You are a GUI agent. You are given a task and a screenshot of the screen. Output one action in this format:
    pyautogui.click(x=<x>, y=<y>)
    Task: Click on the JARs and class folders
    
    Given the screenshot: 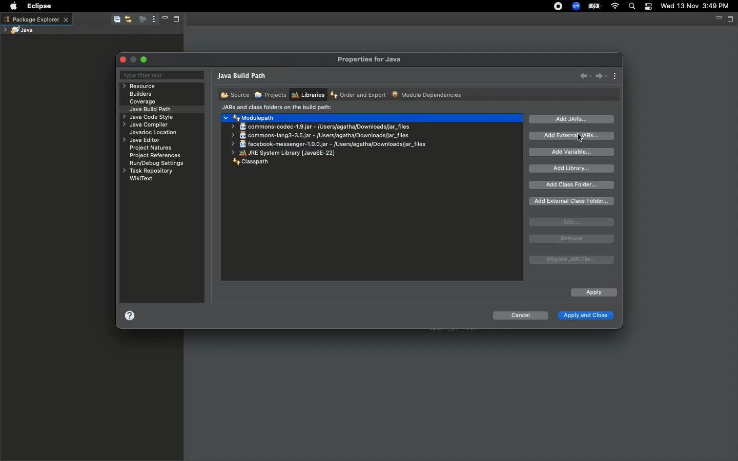 What is the action you would take?
    pyautogui.click(x=277, y=108)
    